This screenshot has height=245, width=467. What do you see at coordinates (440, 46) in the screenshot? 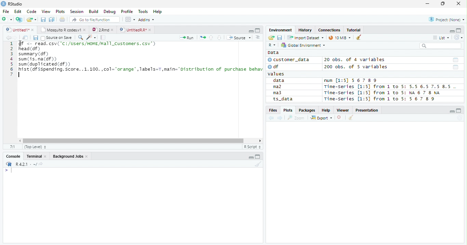
I see `Search` at bounding box center [440, 46].